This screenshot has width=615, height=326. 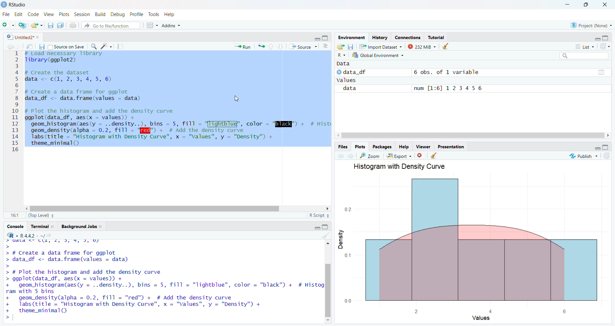 I want to click on # Create the dataset
data <- c(, 2, 3, 4, 5, 6), so click(x=70, y=77).